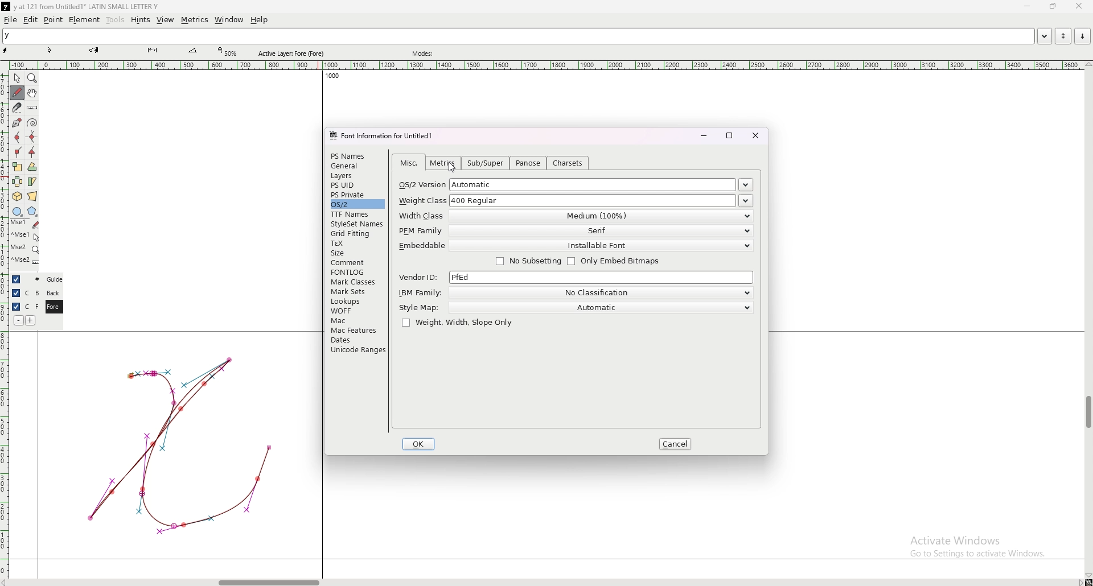  What do you see at coordinates (529, 163) in the screenshot?
I see `panose` at bounding box center [529, 163].